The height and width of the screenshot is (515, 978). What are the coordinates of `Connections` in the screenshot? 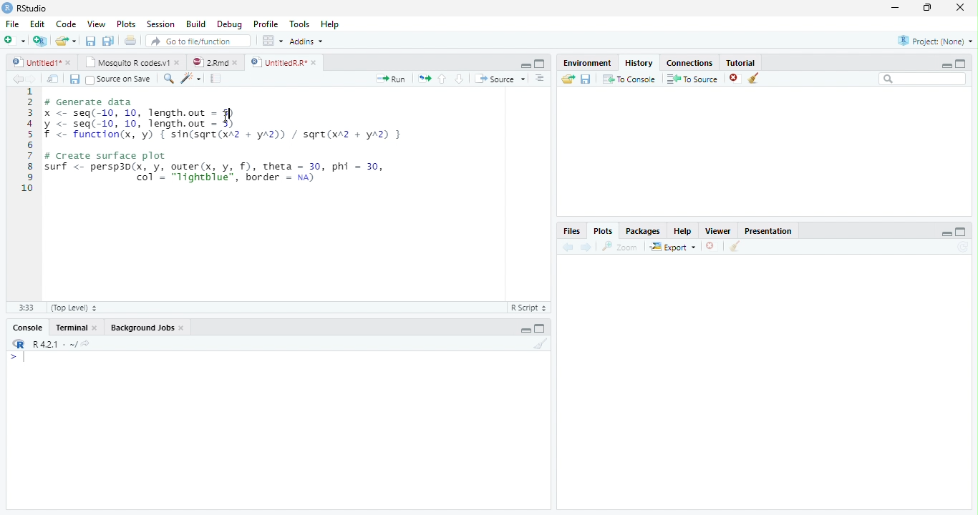 It's located at (689, 62).